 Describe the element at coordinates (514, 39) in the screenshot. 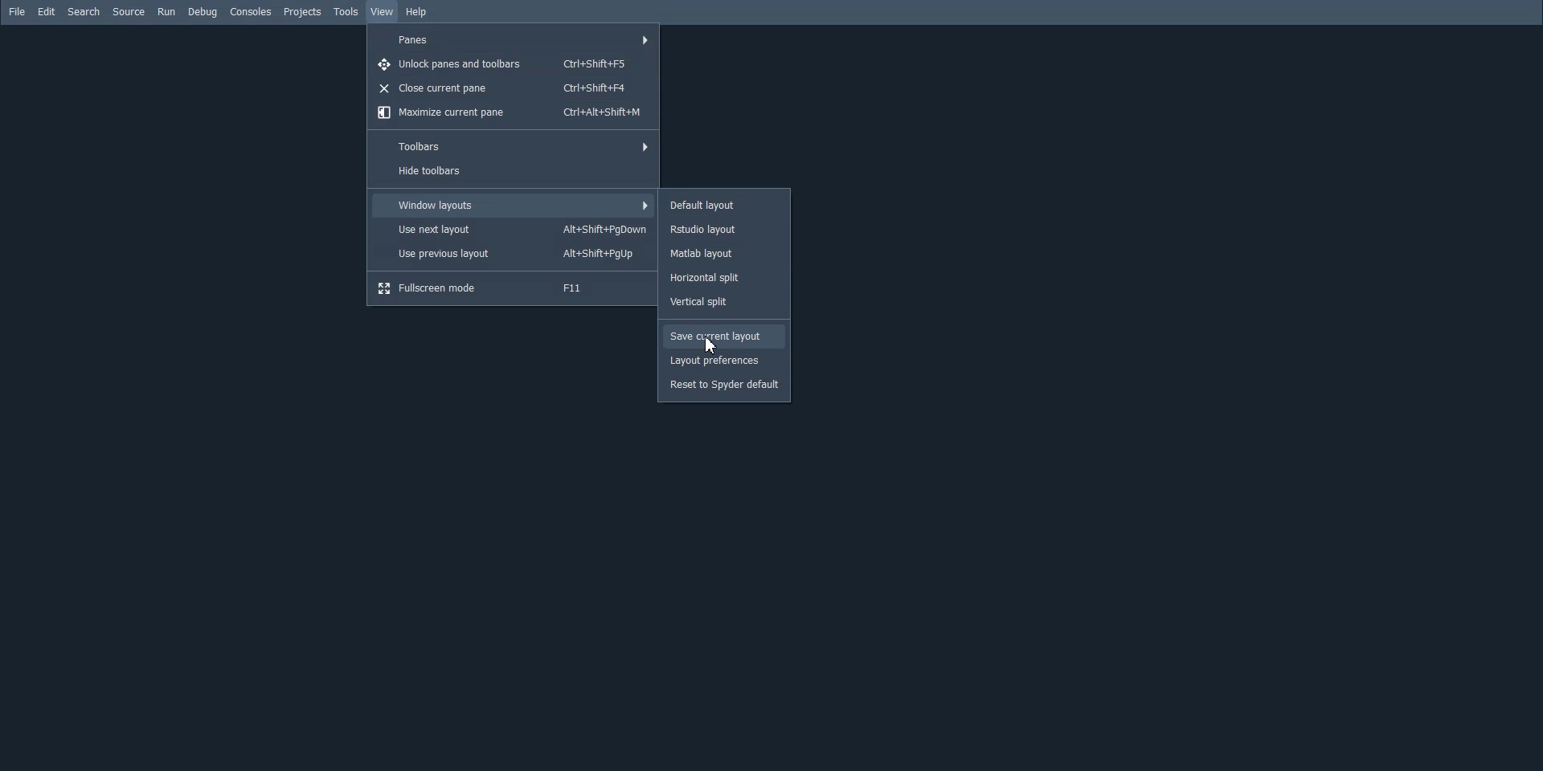

I see `Panes` at that location.